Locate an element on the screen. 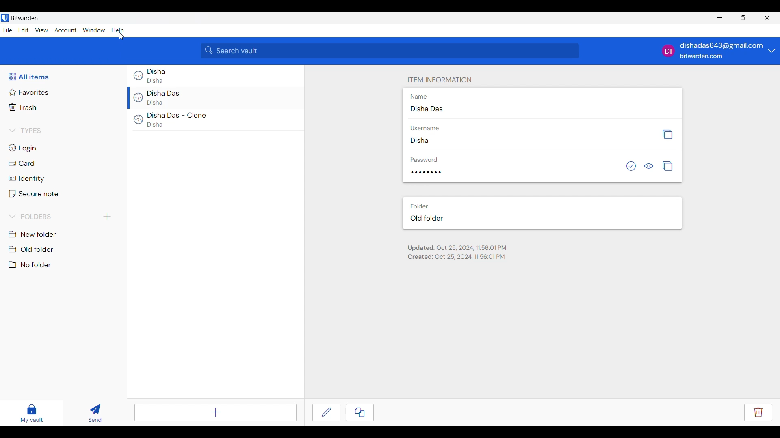 The height and width of the screenshot is (438, 780). Username is located at coordinates (424, 128).